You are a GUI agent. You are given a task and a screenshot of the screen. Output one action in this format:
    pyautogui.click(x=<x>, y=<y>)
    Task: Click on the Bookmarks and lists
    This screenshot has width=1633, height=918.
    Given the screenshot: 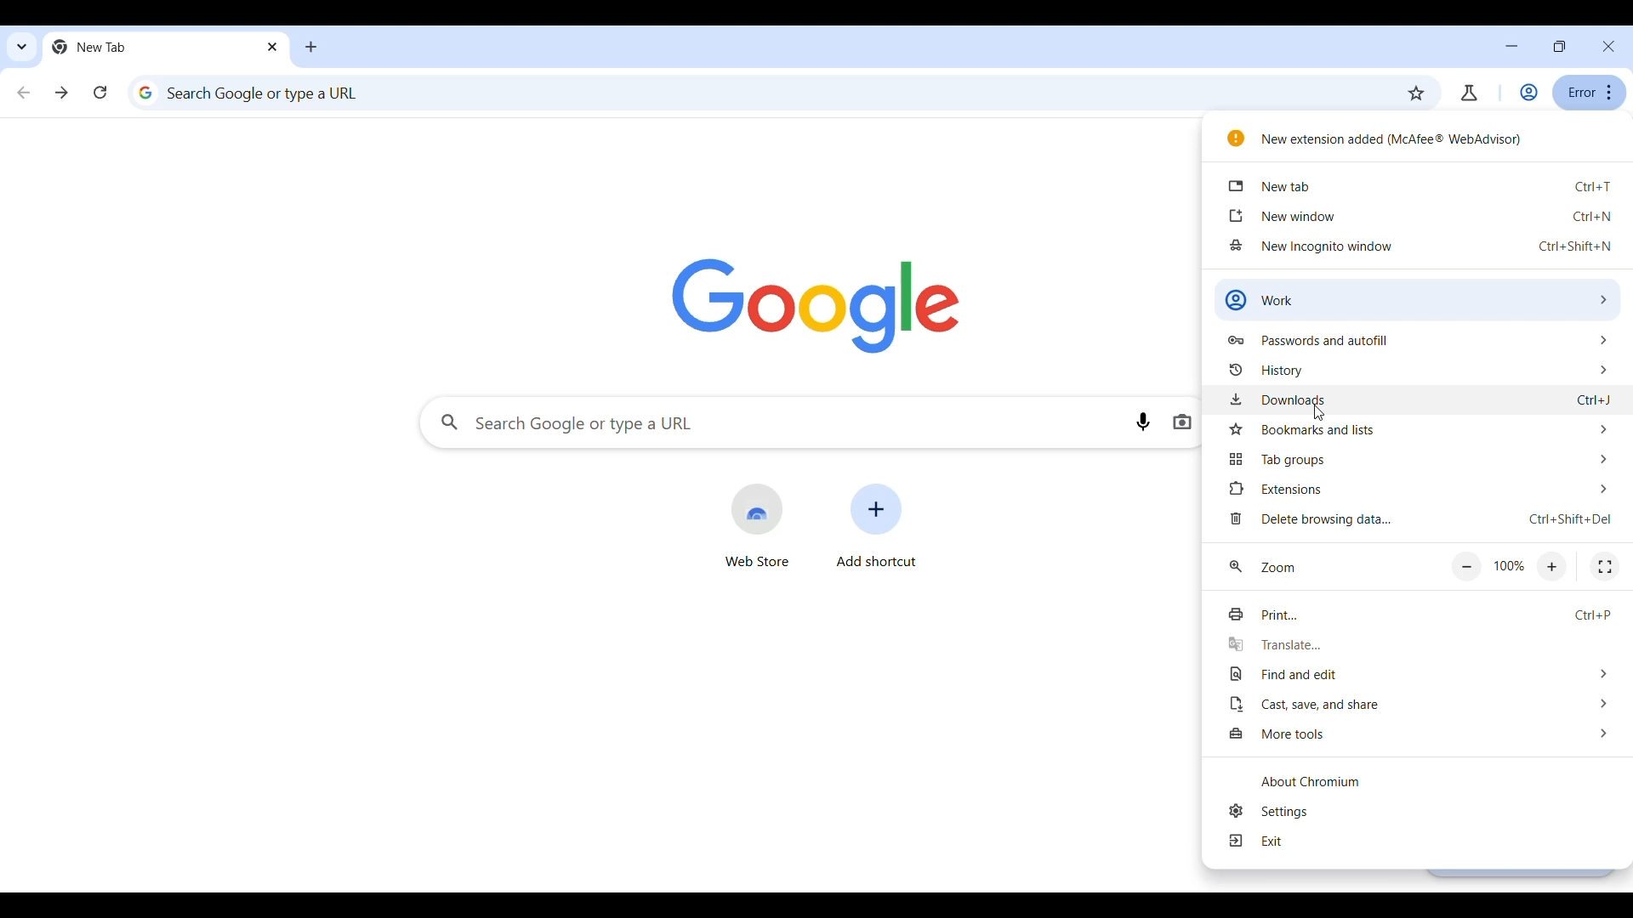 What is the action you would take?
    pyautogui.click(x=1420, y=429)
    